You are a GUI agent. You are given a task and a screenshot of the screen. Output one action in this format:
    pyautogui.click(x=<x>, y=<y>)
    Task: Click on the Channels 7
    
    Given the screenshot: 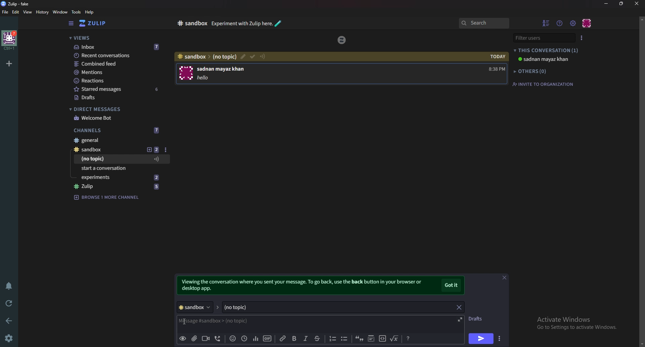 What is the action you would take?
    pyautogui.click(x=116, y=130)
    